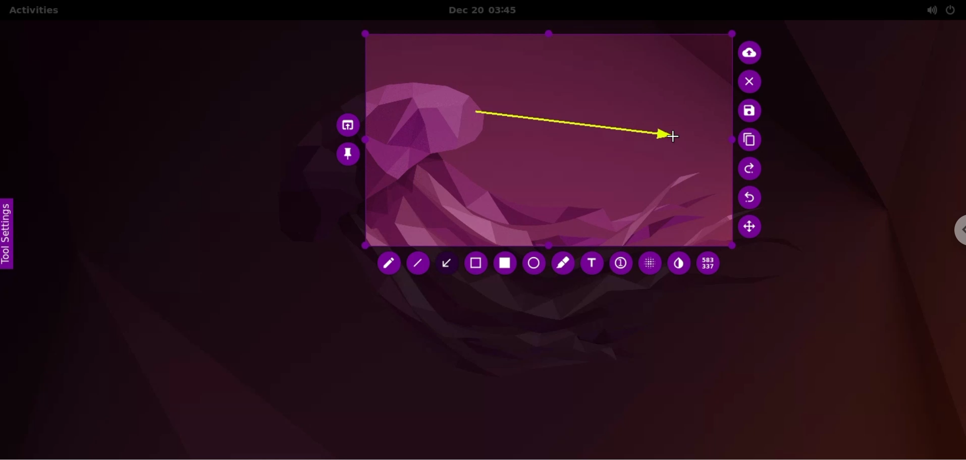 The image size is (966, 460). Describe the element at coordinates (712, 263) in the screenshot. I see `x and y coordinates value` at that location.